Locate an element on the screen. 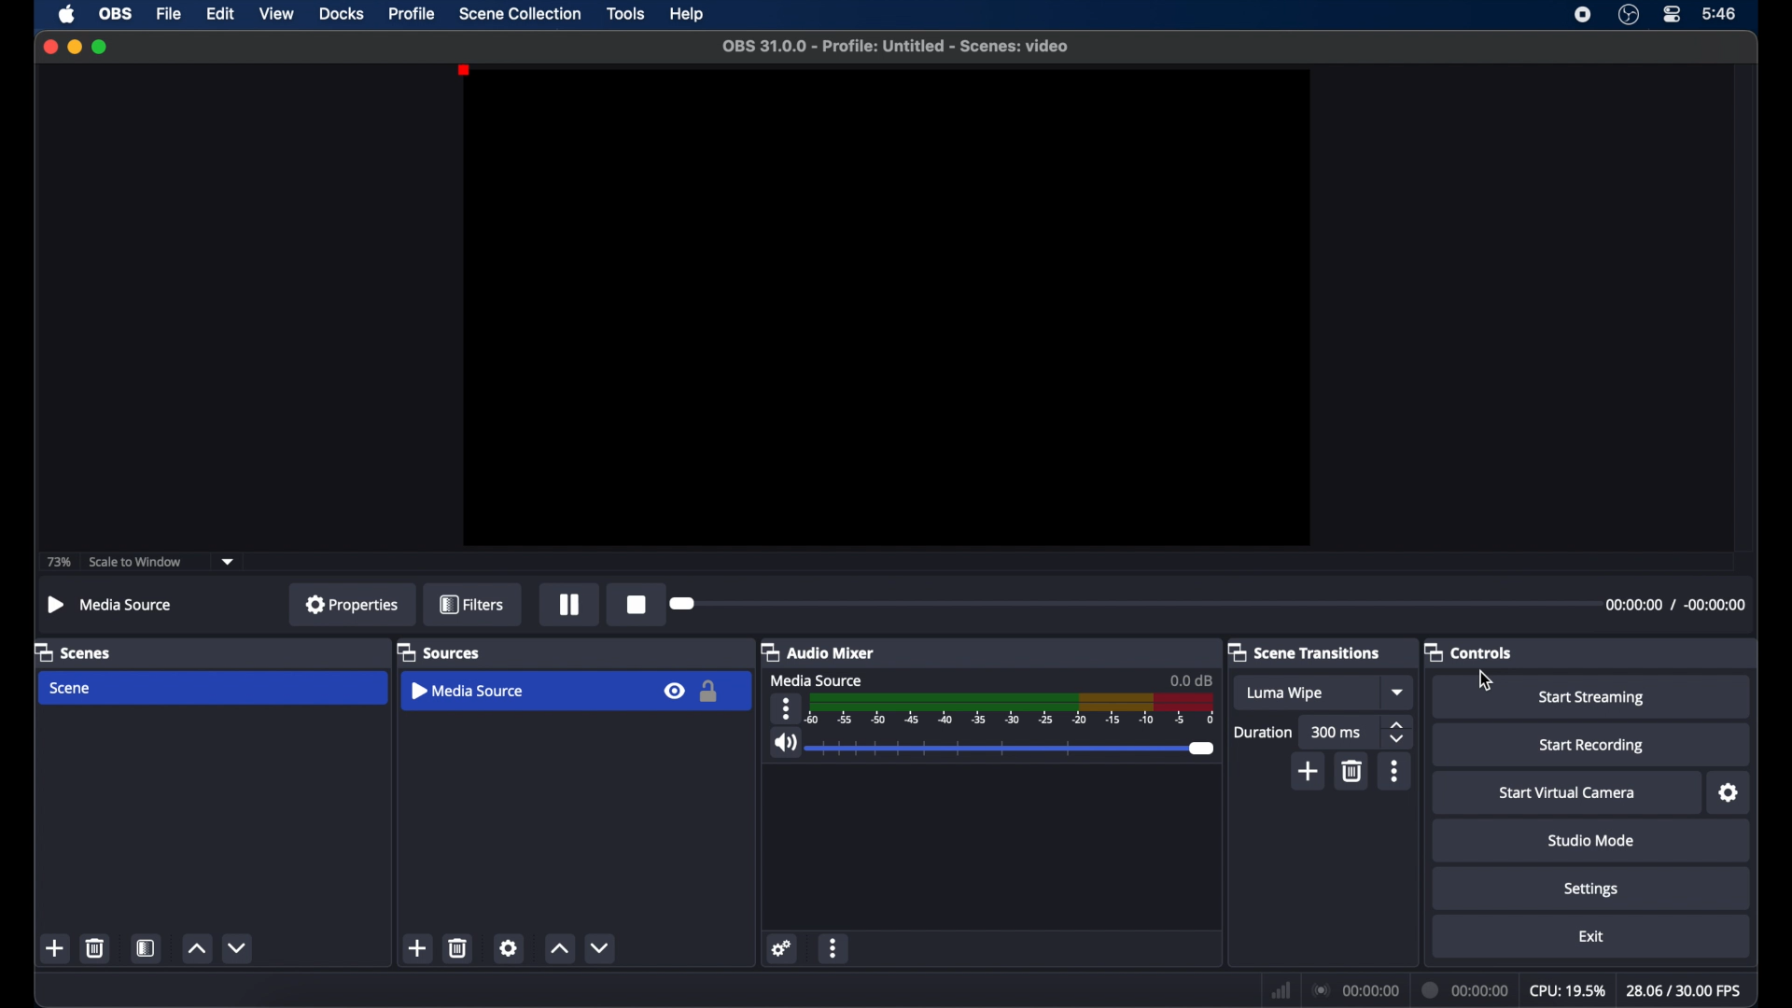 The image size is (1792, 1008). sources is located at coordinates (438, 651).